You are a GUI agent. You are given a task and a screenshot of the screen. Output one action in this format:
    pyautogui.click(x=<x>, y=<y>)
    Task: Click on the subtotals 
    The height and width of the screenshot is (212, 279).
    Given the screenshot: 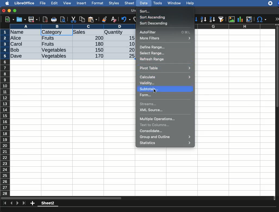 What is the action you would take?
    pyautogui.click(x=150, y=89)
    